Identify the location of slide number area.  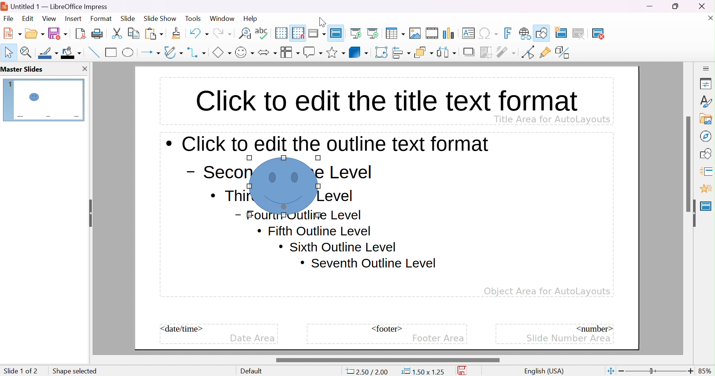
(569, 338).